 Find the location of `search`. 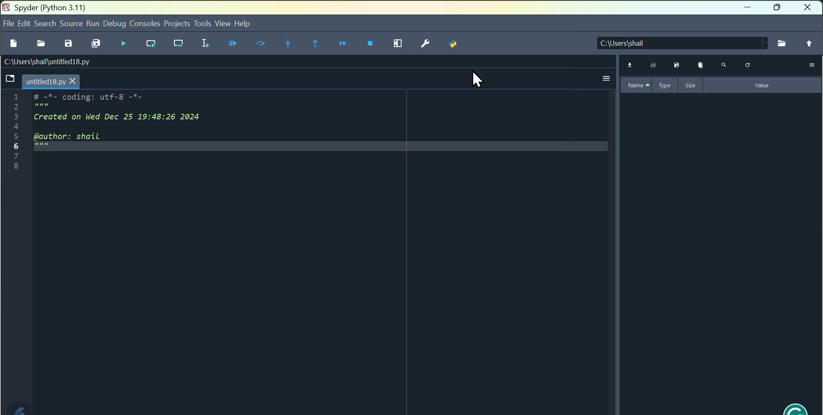

search is located at coordinates (724, 65).